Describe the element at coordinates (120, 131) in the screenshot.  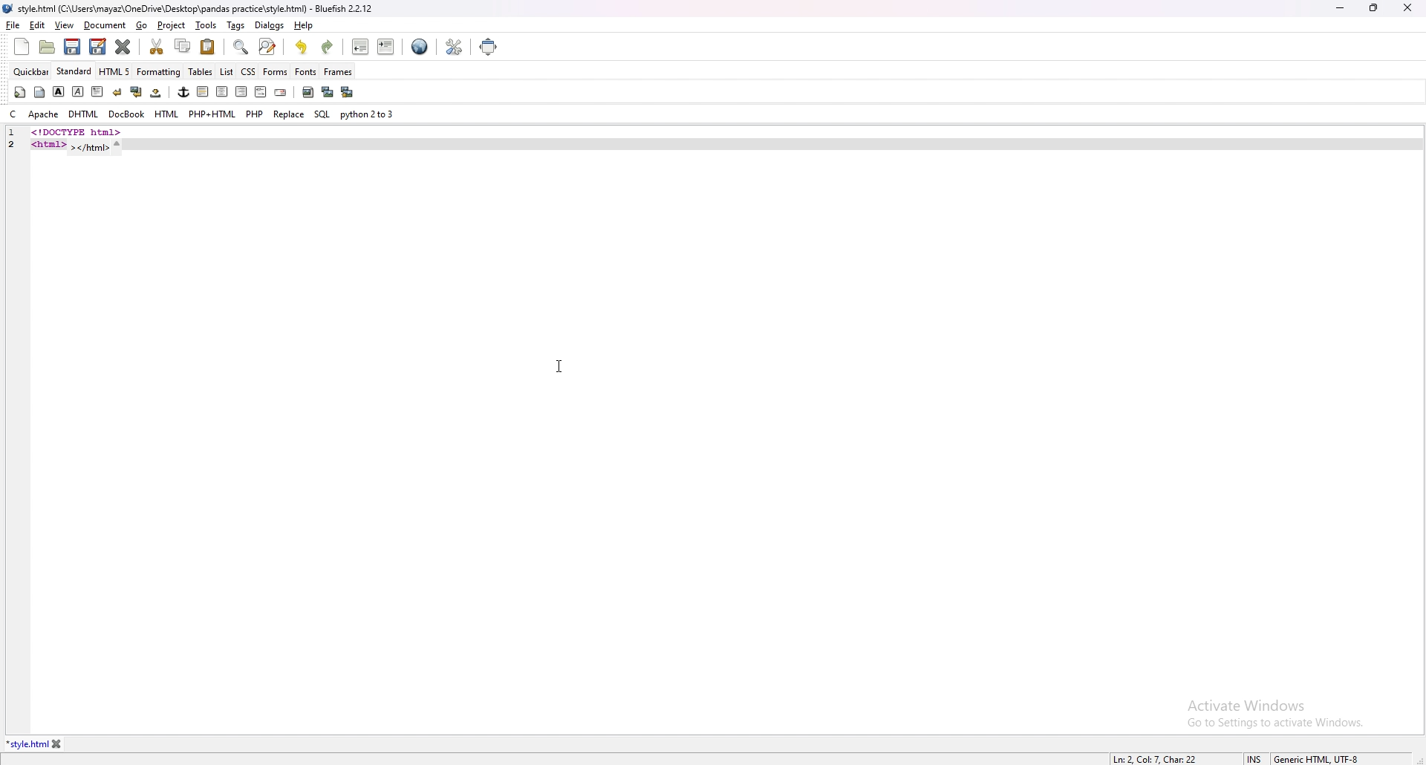
I see `code` at that location.